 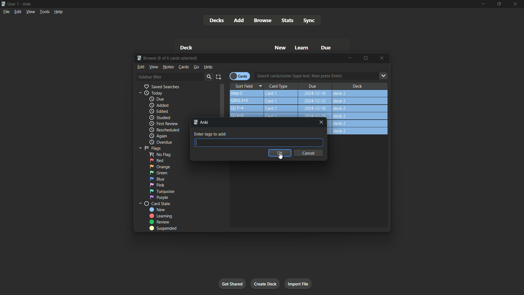 What do you see at coordinates (163, 123) in the screenshot?
I see `First review` at bounding box center [163, 123].